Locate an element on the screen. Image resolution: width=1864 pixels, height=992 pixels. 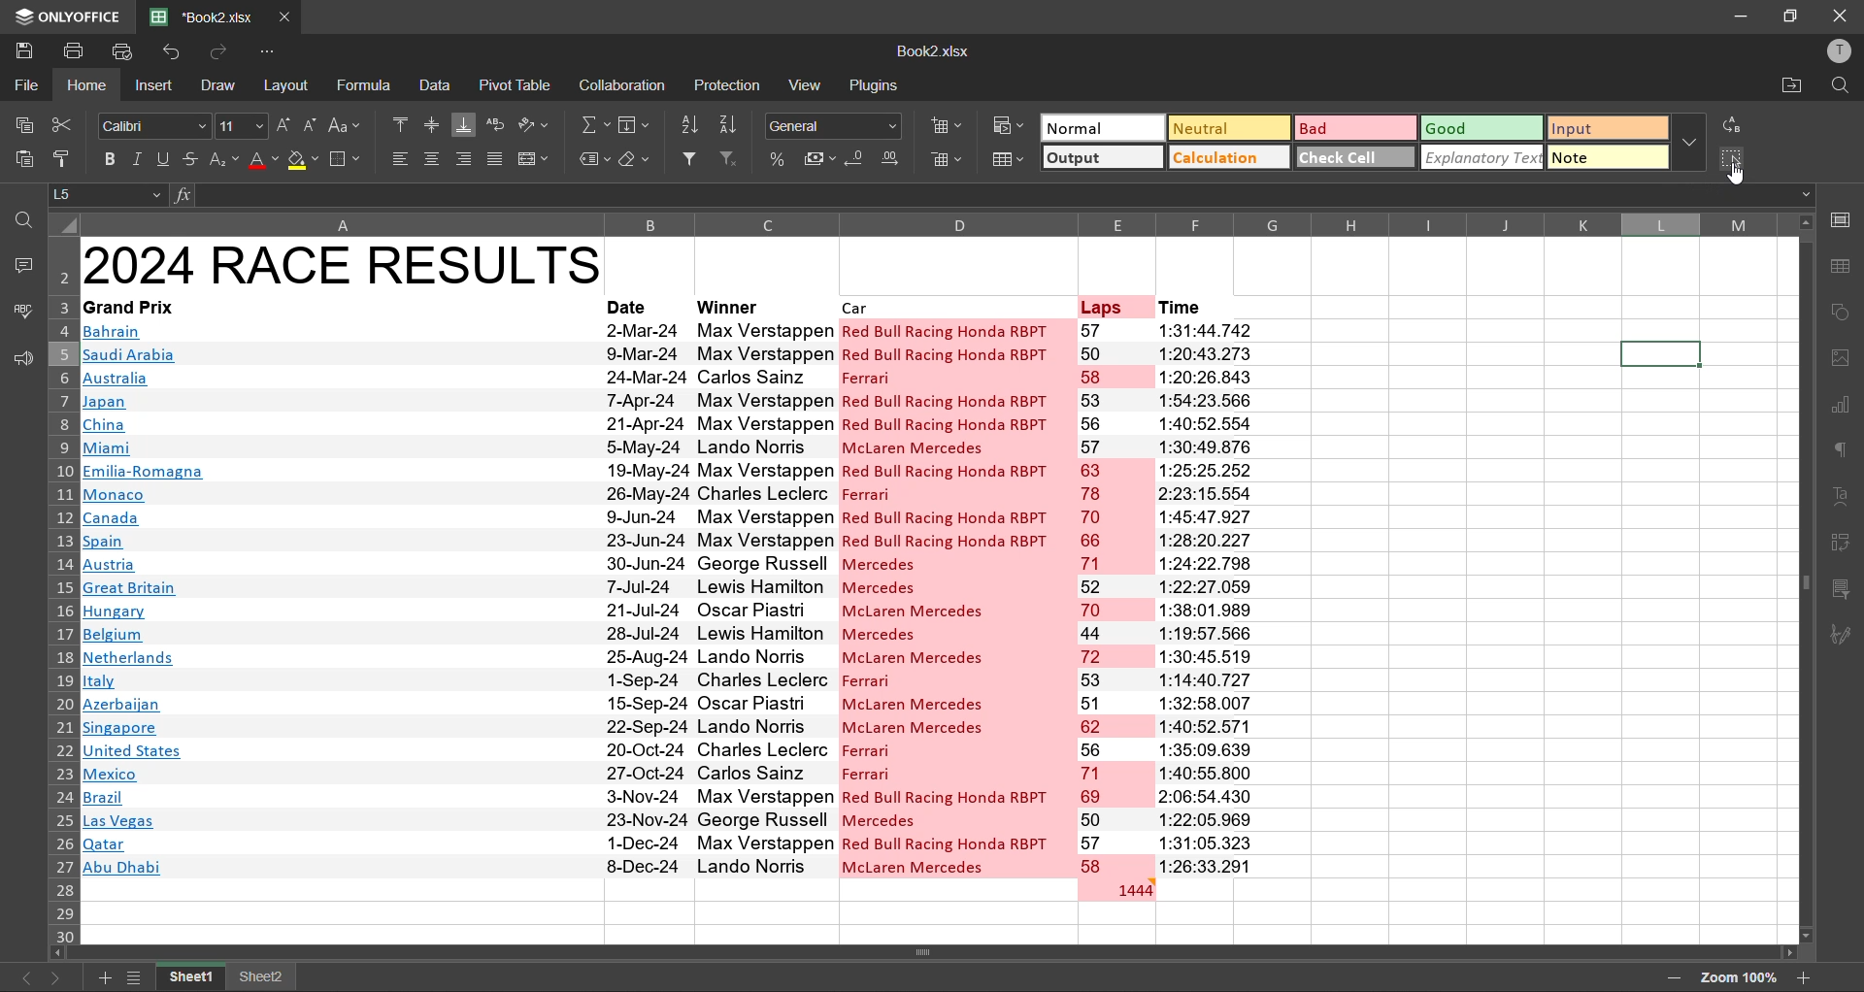
summation is located at coordinates (592, 127).